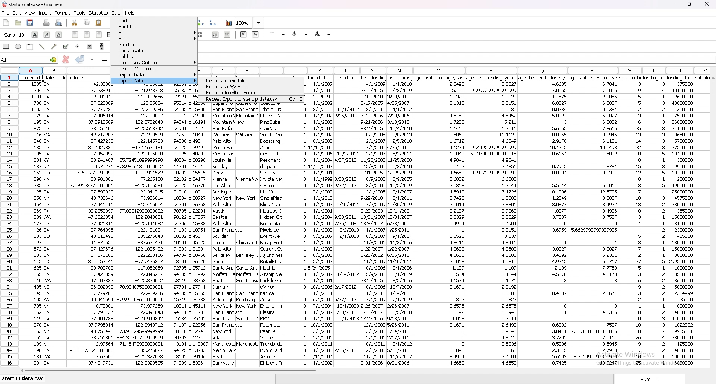 This screenshot has width=716, height=384. Describe the element at coordinates (87, 34) in the screenshot. I see `centre` at that location.